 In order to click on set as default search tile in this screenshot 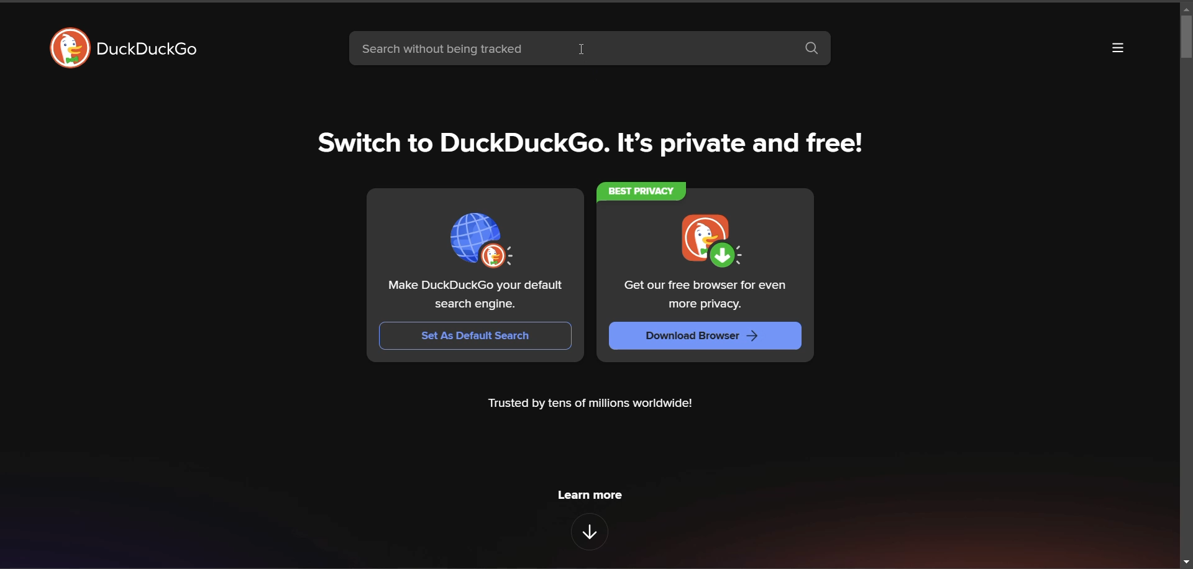, I will do `click(486, 236)`.